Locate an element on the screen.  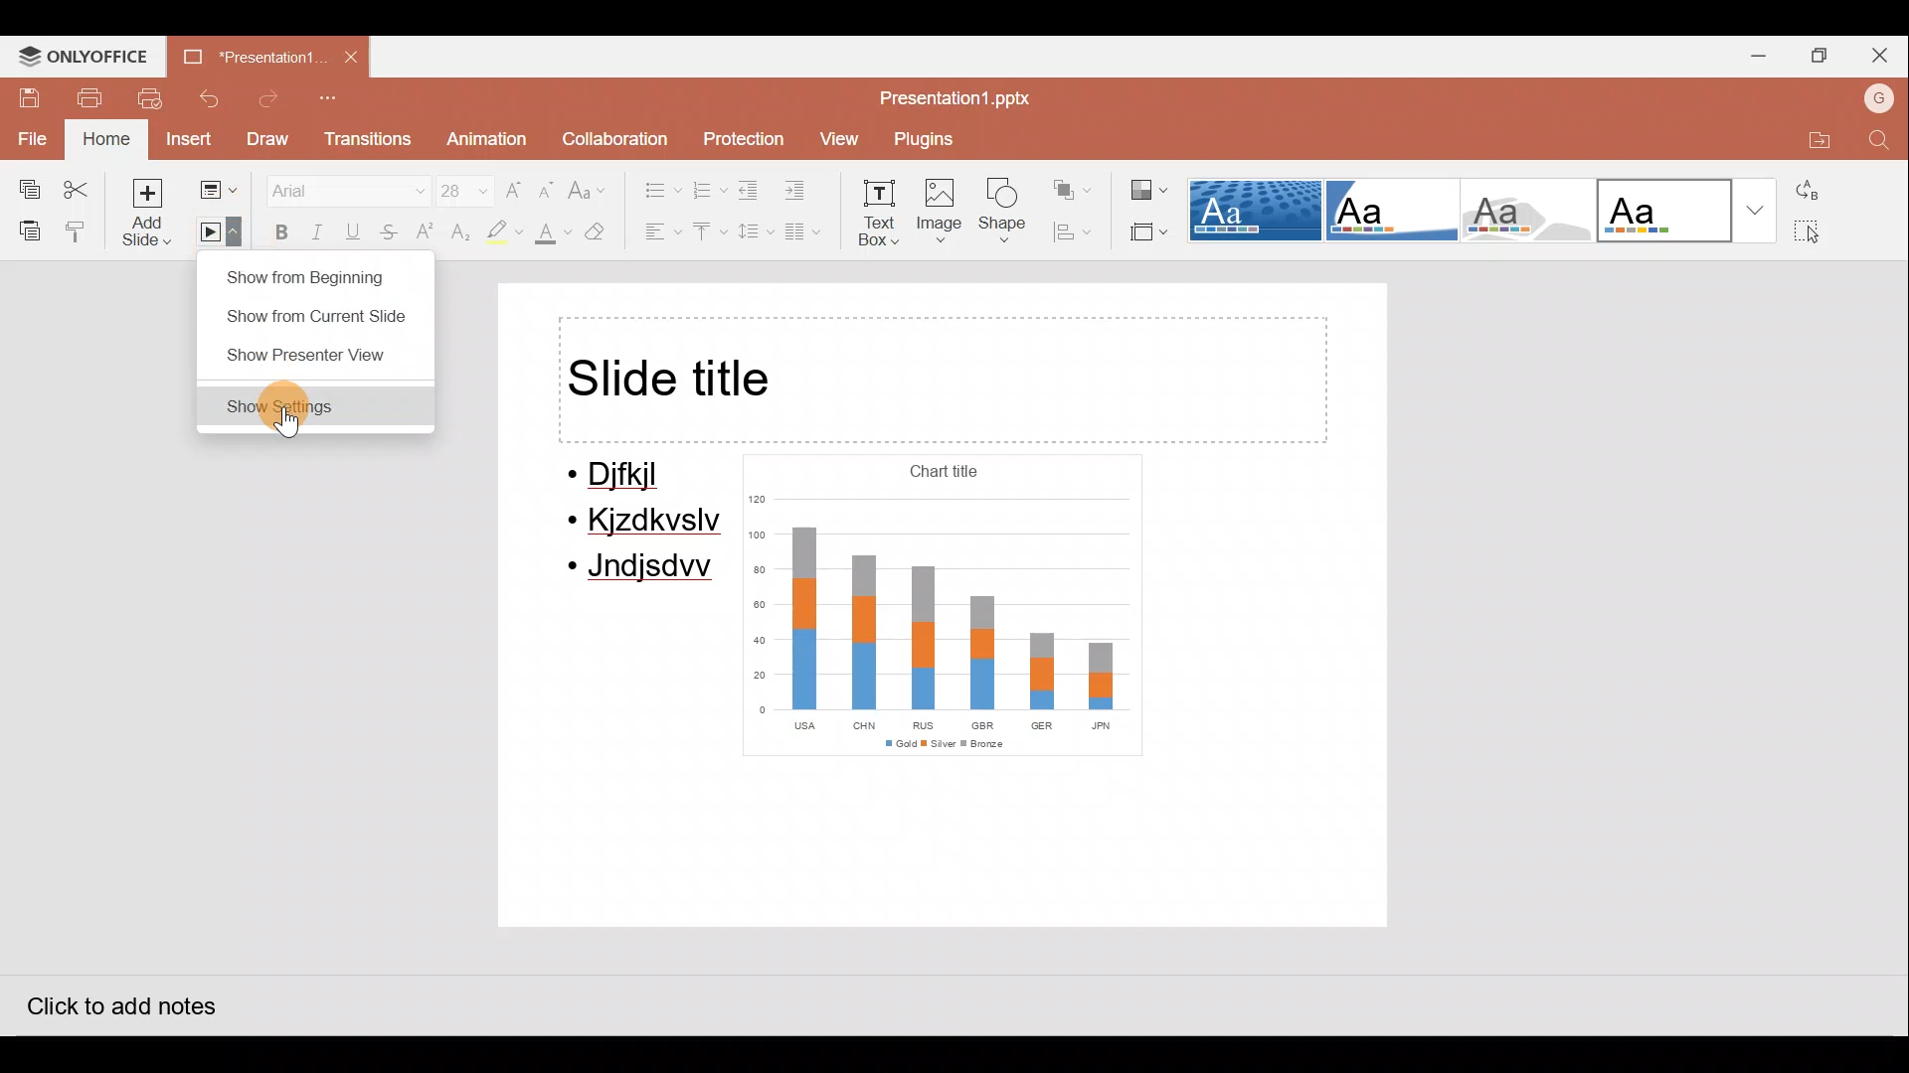
Office theme is located at coordinates (1688, 211).